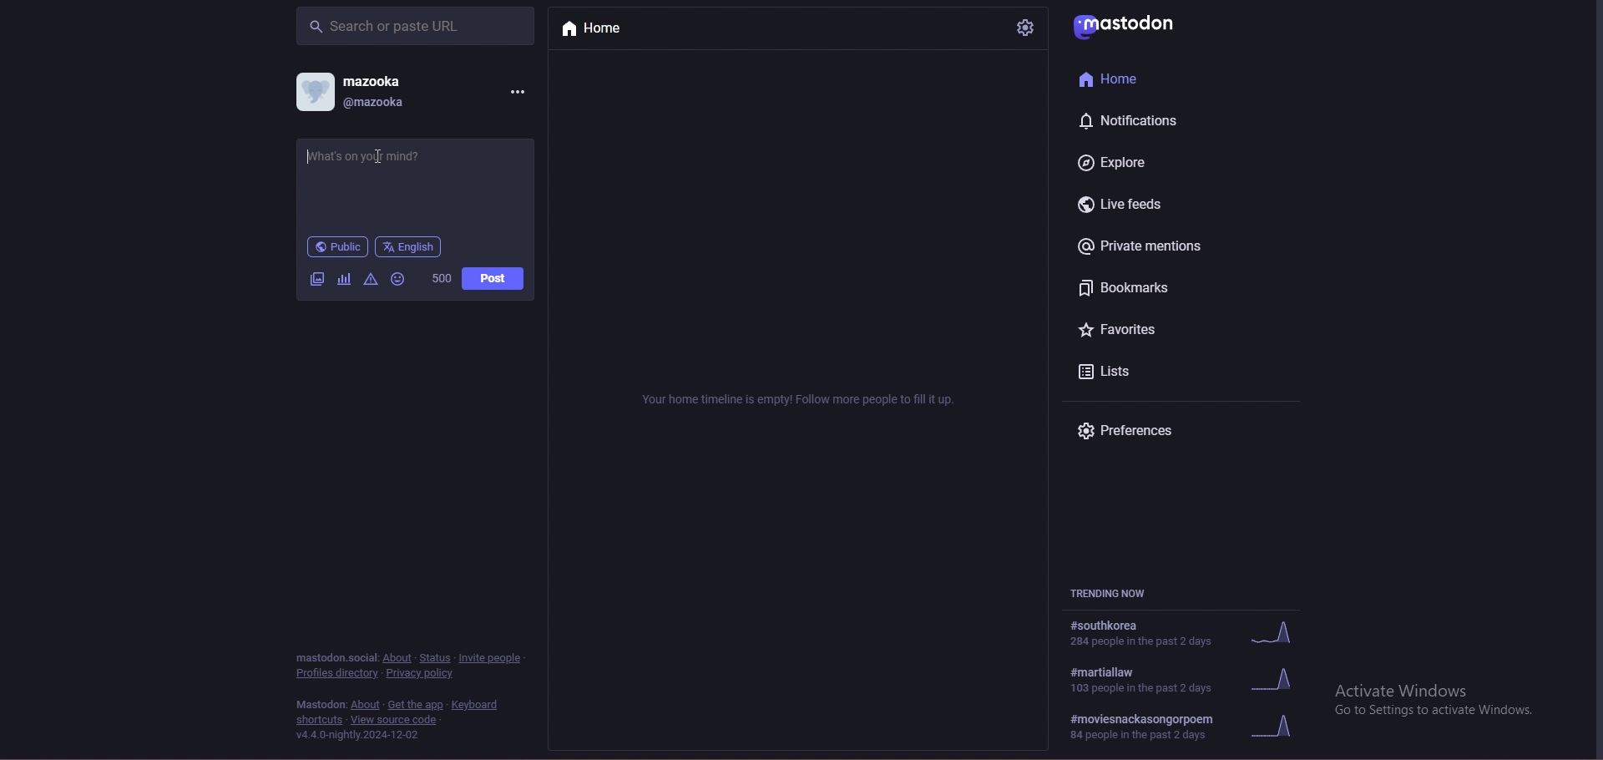 The width and height of the screenshot is (1603, 760). Describe the element at coordinates (608, 29) in the screenshot. I see `home` at that location.